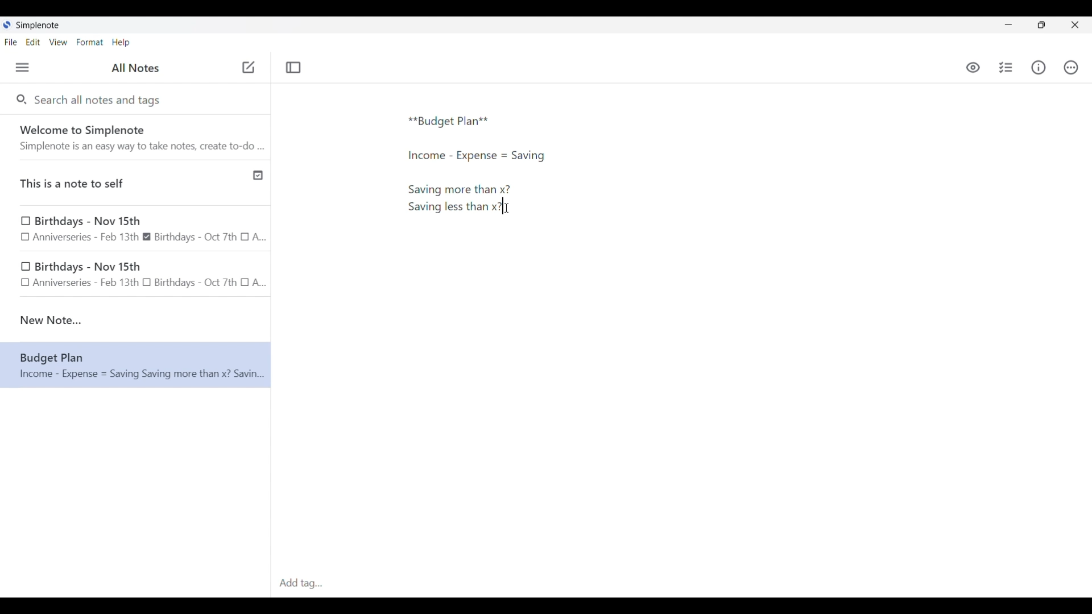 The image size is (1092, 614). Describe the element at coordinates (11, 42) in the screenshot. I see `File menu` at that location.